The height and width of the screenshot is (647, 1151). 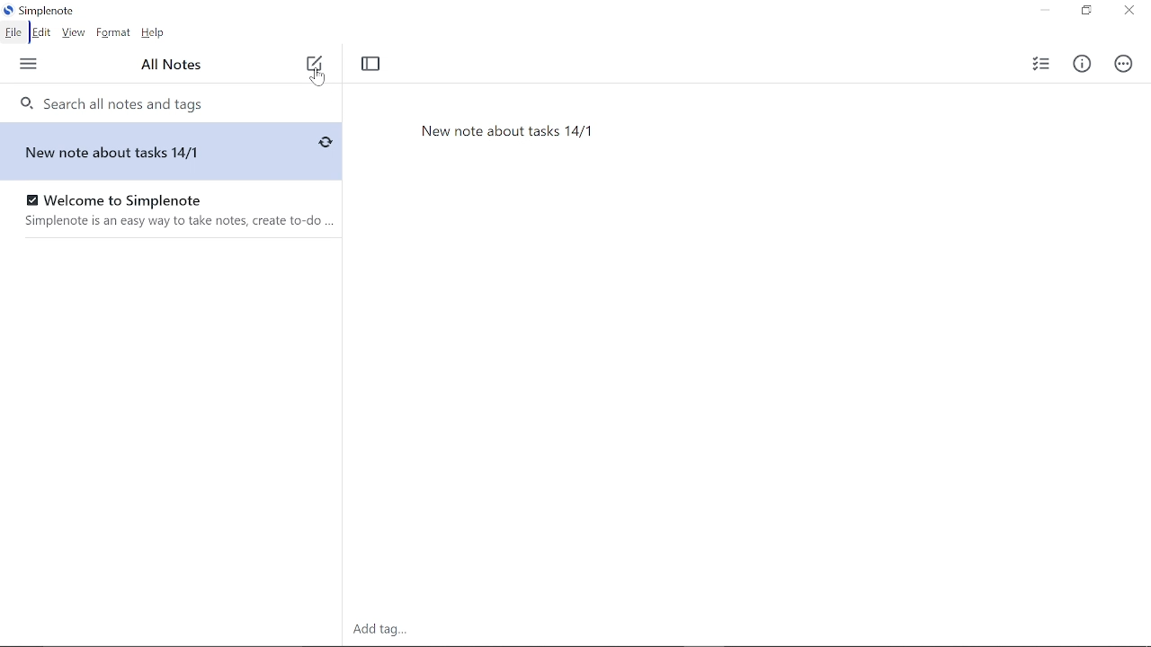 What do you see at coordinates (1128, 12) in the screenshot?
I see `Close` at bounding box center [1128, 12].